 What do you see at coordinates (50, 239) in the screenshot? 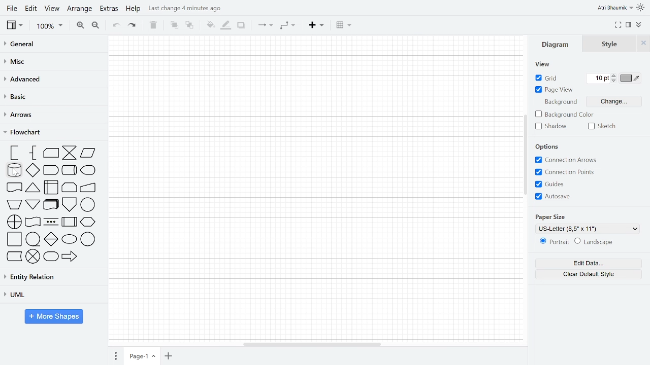
I see `sort` at bounding box center [50, 239].